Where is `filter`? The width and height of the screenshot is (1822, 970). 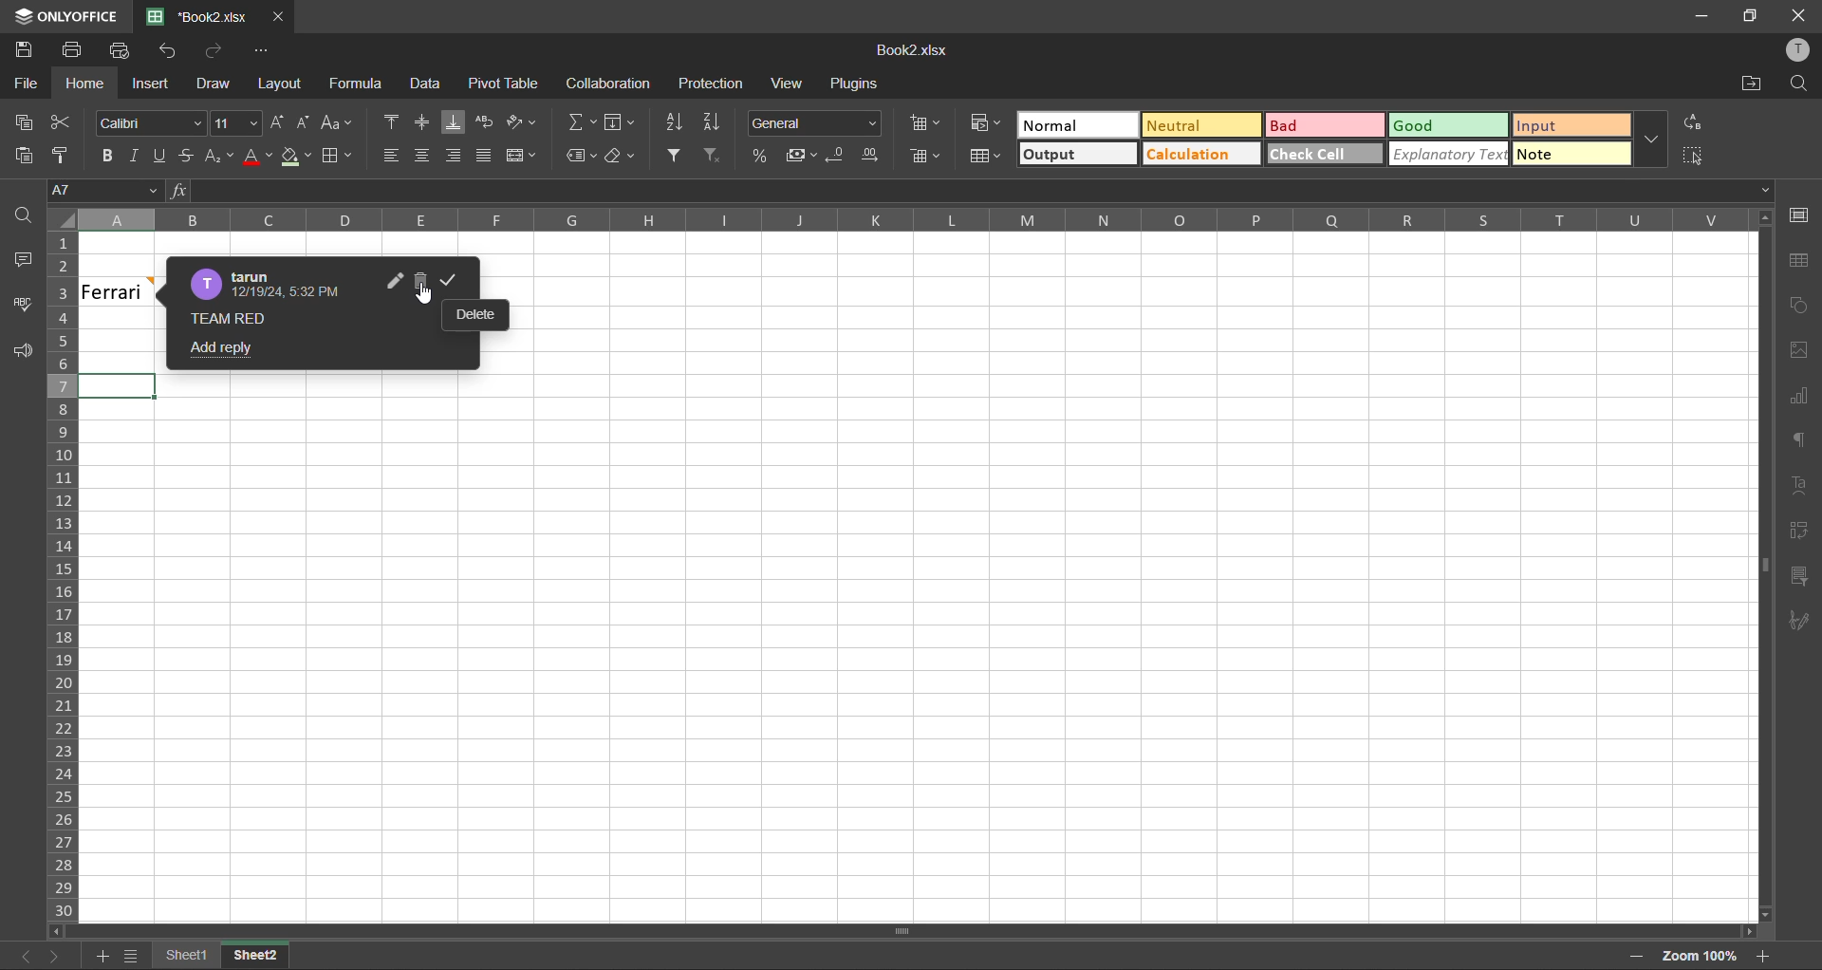 filter is located at coordinates (676, 157).